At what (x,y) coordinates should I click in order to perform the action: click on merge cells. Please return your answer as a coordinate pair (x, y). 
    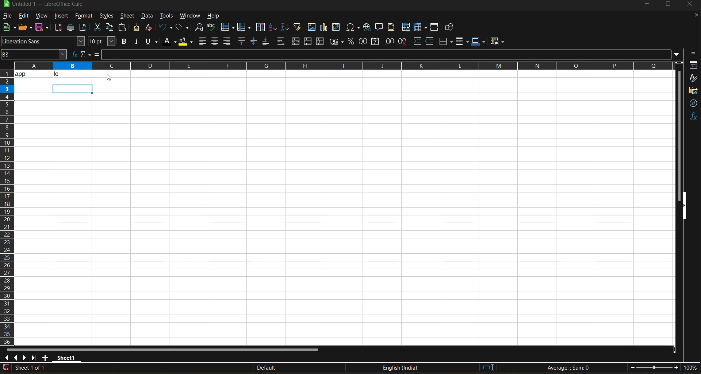
    Looking at the image, I should click on (309, 43).